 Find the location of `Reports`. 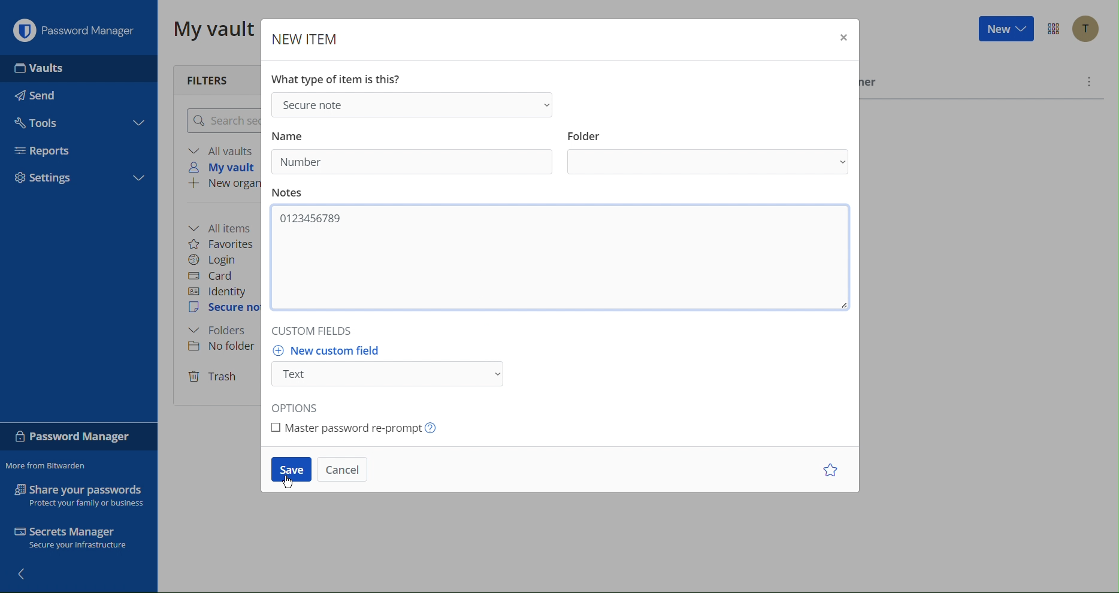

Reports is located at coordinates (47, 151).